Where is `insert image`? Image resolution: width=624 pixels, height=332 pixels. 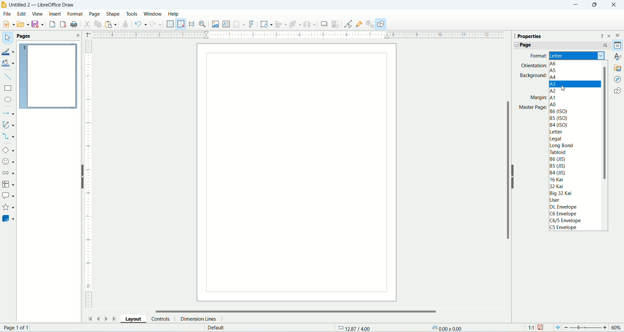 insert image is located at coordinates (216, 25).